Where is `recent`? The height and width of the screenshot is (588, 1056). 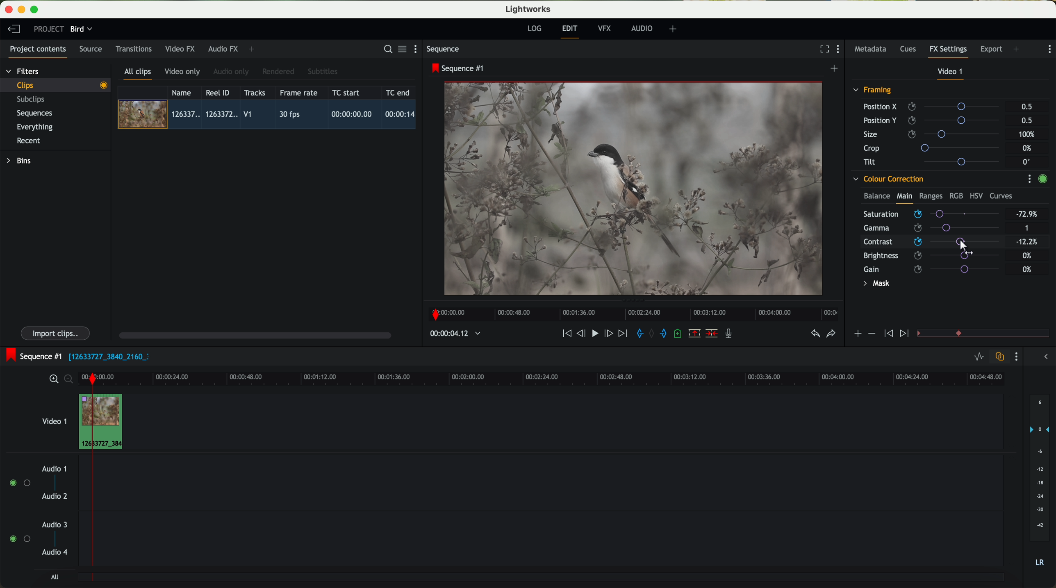 recent is located at coordinates (29, 142).